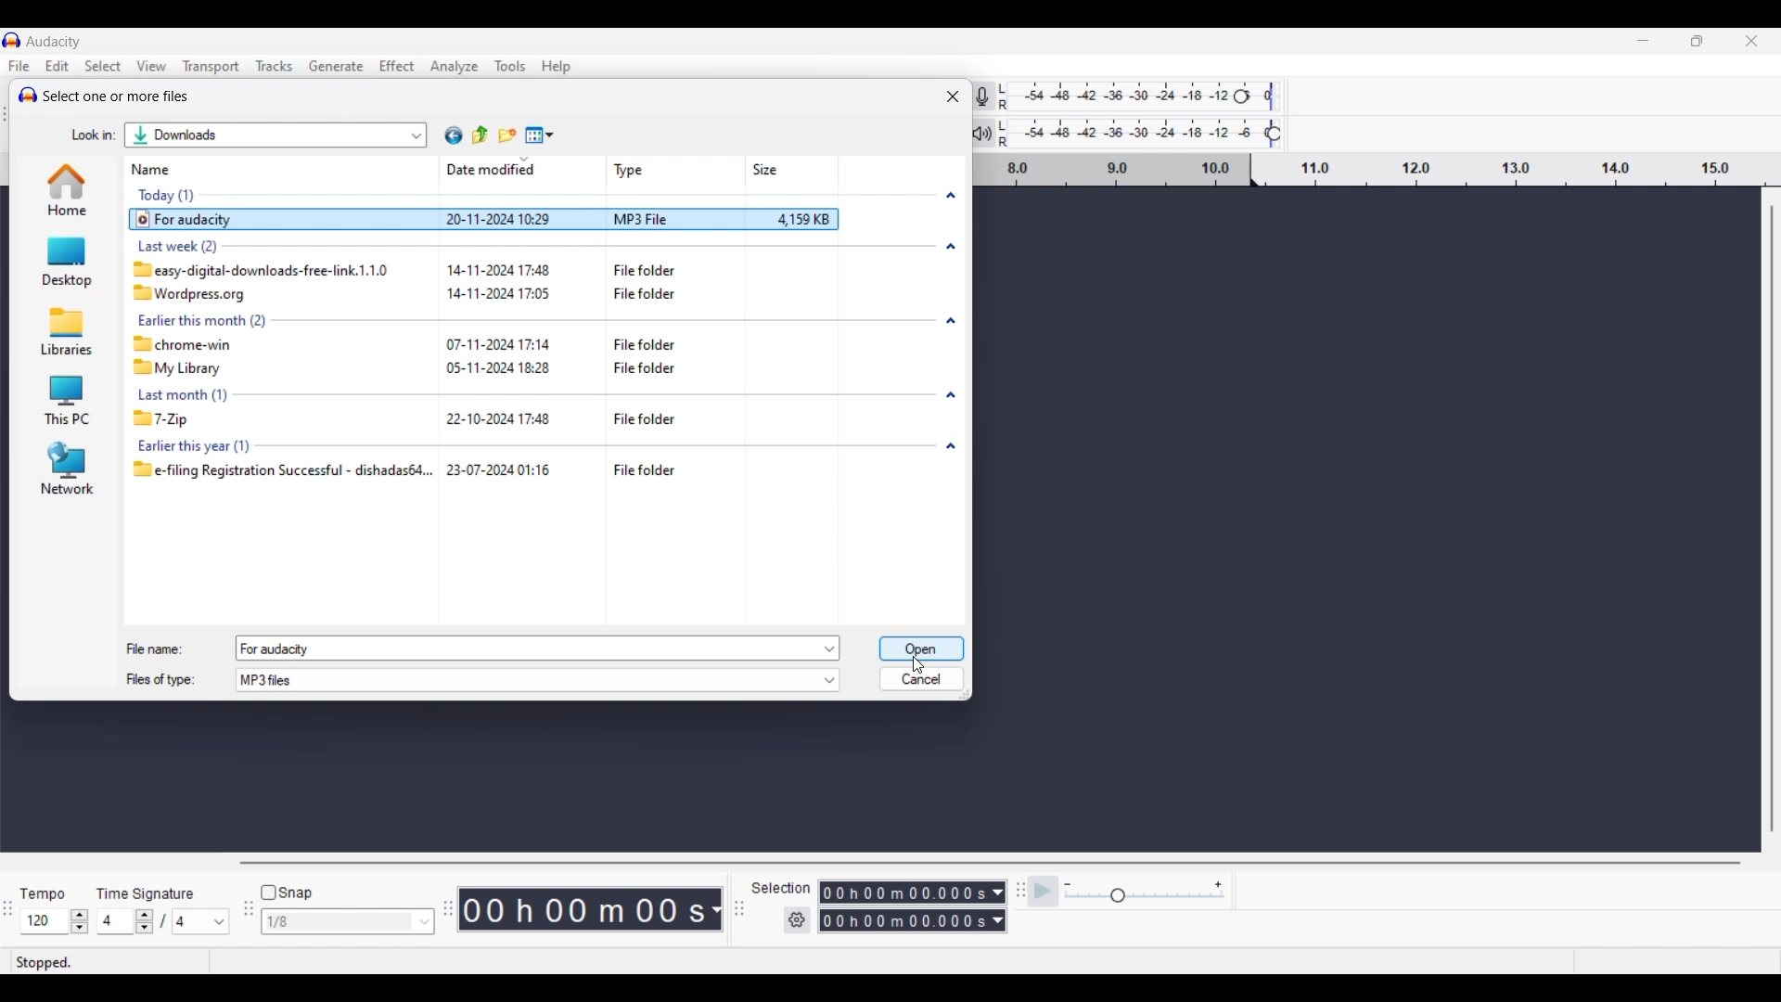 The height and width of the screenshot is (1002, 1781). I want to click on Change window length and width, so click(969, 699).